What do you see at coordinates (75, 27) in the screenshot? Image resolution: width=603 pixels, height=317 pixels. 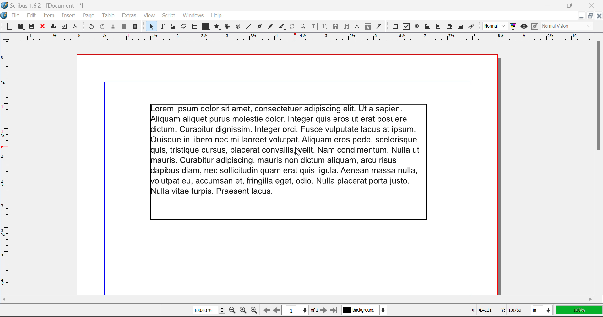 I see `Save as Pdf` at bounding box center [75, 27].